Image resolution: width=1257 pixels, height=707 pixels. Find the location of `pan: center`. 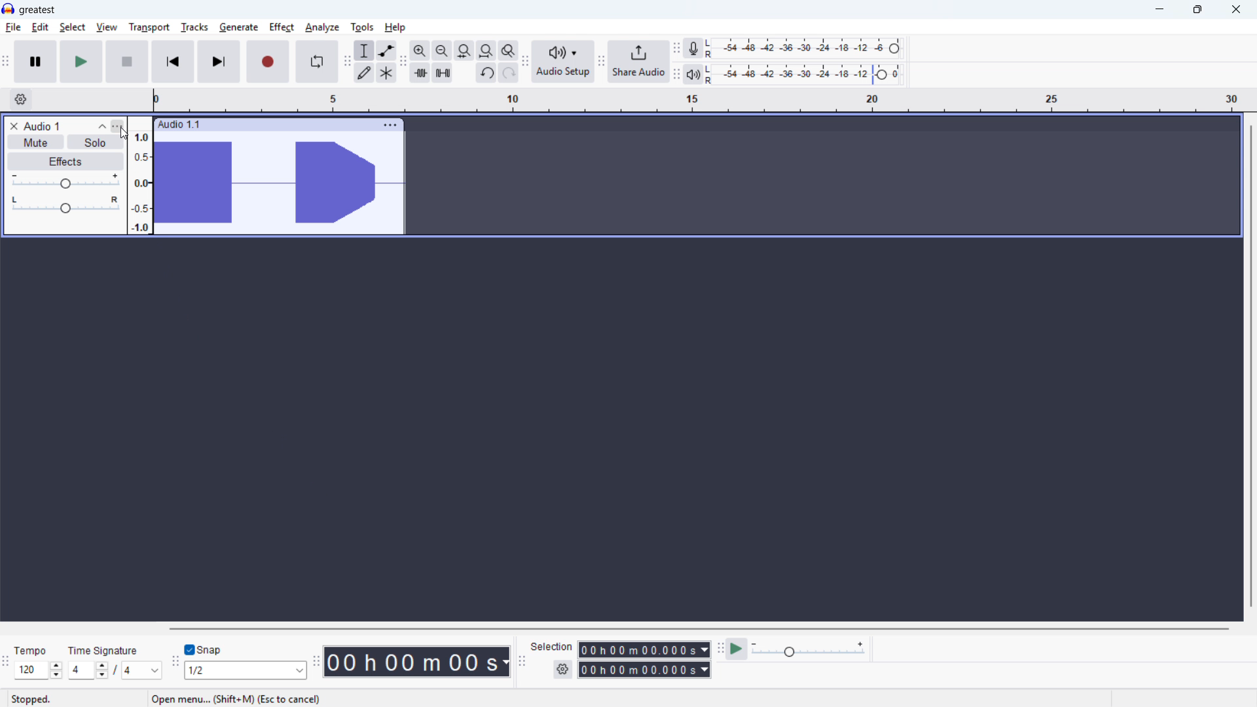

pan: center is located at coordinates (65, 206).